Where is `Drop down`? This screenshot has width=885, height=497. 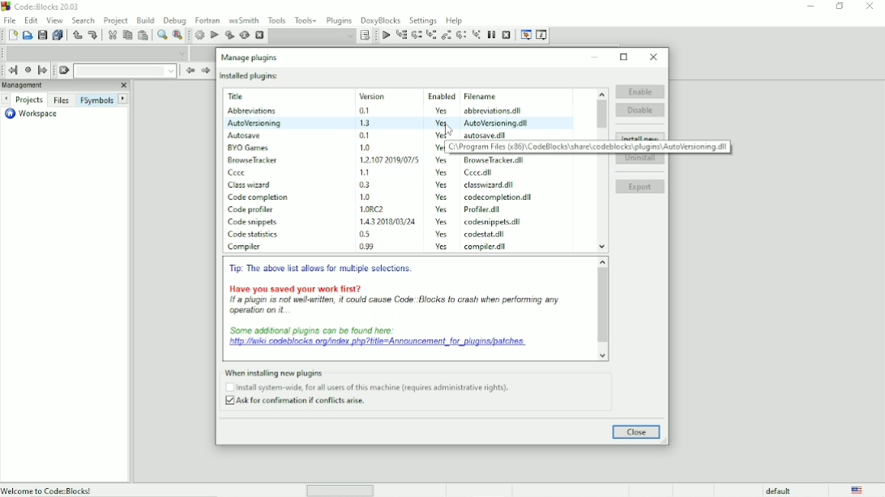 Drop down is located at coordinates (312, 36).